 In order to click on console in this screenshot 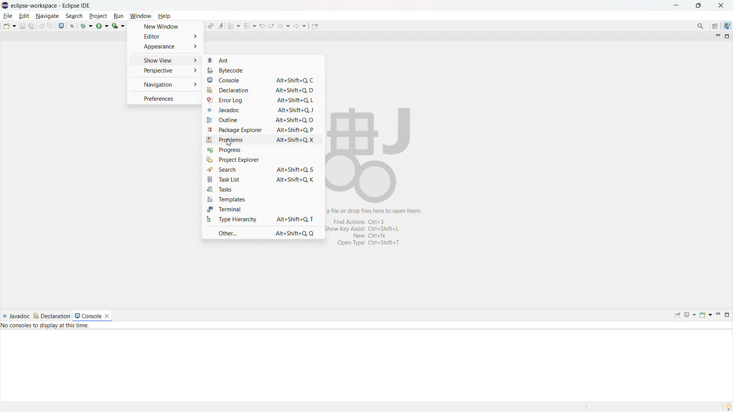, I will do `click(88, 315)`.